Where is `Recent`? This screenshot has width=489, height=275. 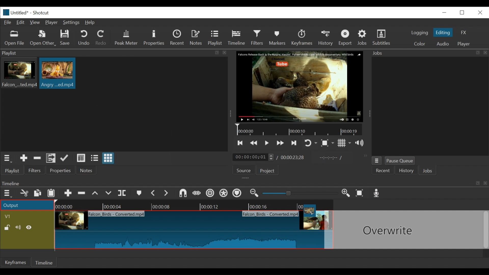
Recent is located at coordinates (383, 171).